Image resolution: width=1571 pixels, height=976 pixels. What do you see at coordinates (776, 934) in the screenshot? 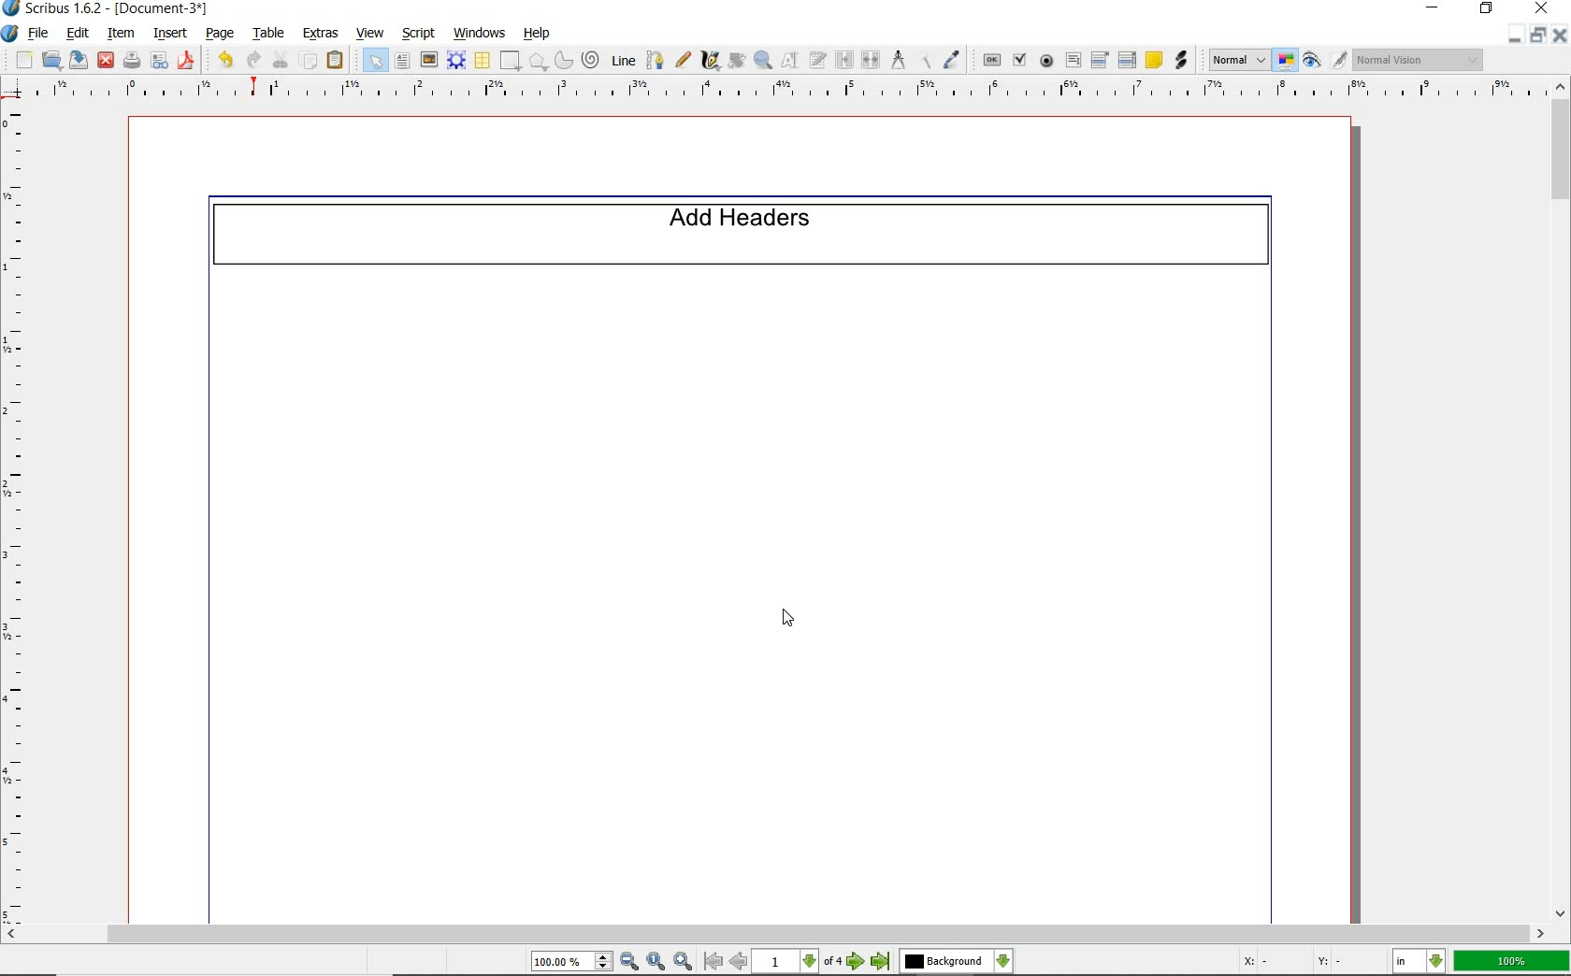
I see `scrollbar` at bounding box center [776, 934].